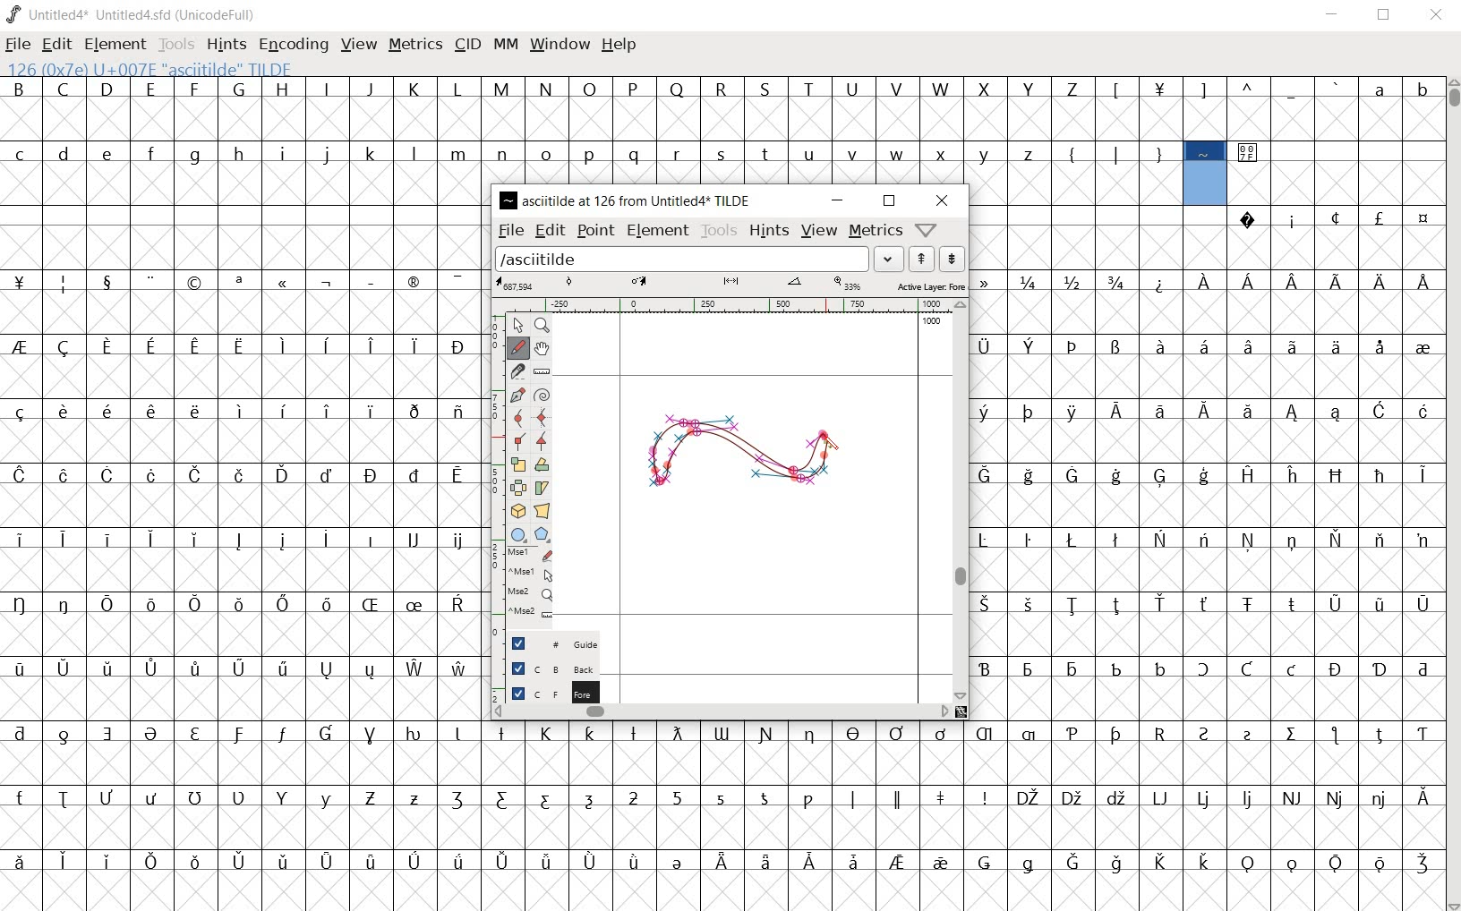 The image size is (1461, 911). I want to click on glyph characters, so click(963, 815).